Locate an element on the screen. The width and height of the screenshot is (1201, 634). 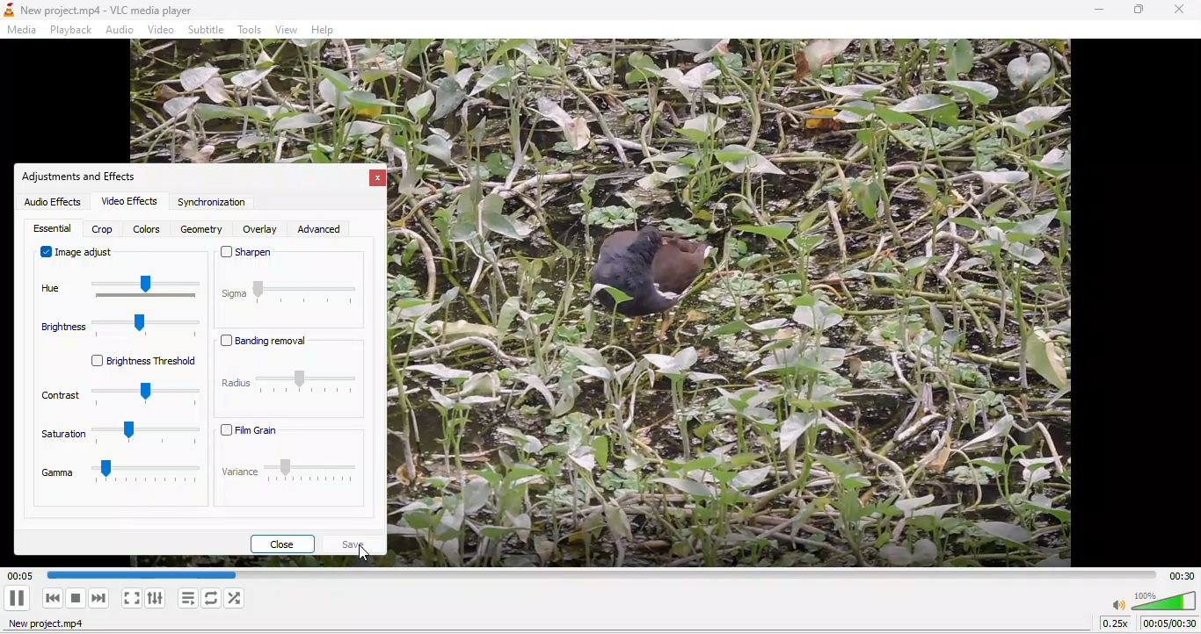
subtitle is located at coordinates (207, 29).